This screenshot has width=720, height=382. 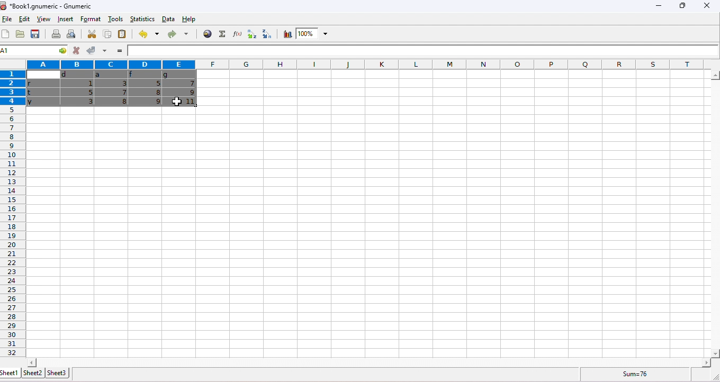 What do you see at coordinates (236, 34) in the screenshot?
I see `function wizard` at bounding box center [236, 34].